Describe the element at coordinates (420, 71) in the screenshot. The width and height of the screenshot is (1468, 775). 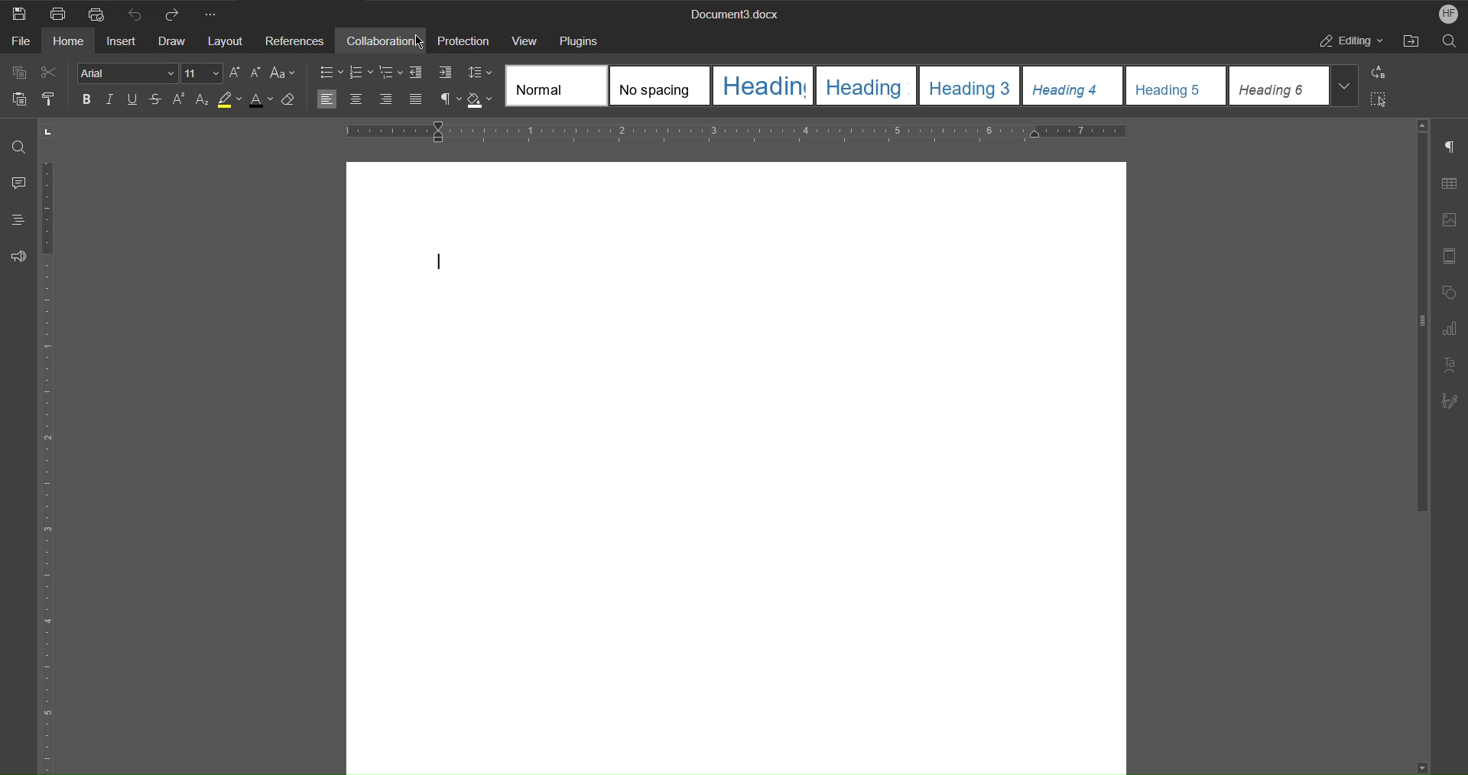
I see `Decrease indent` at that location.